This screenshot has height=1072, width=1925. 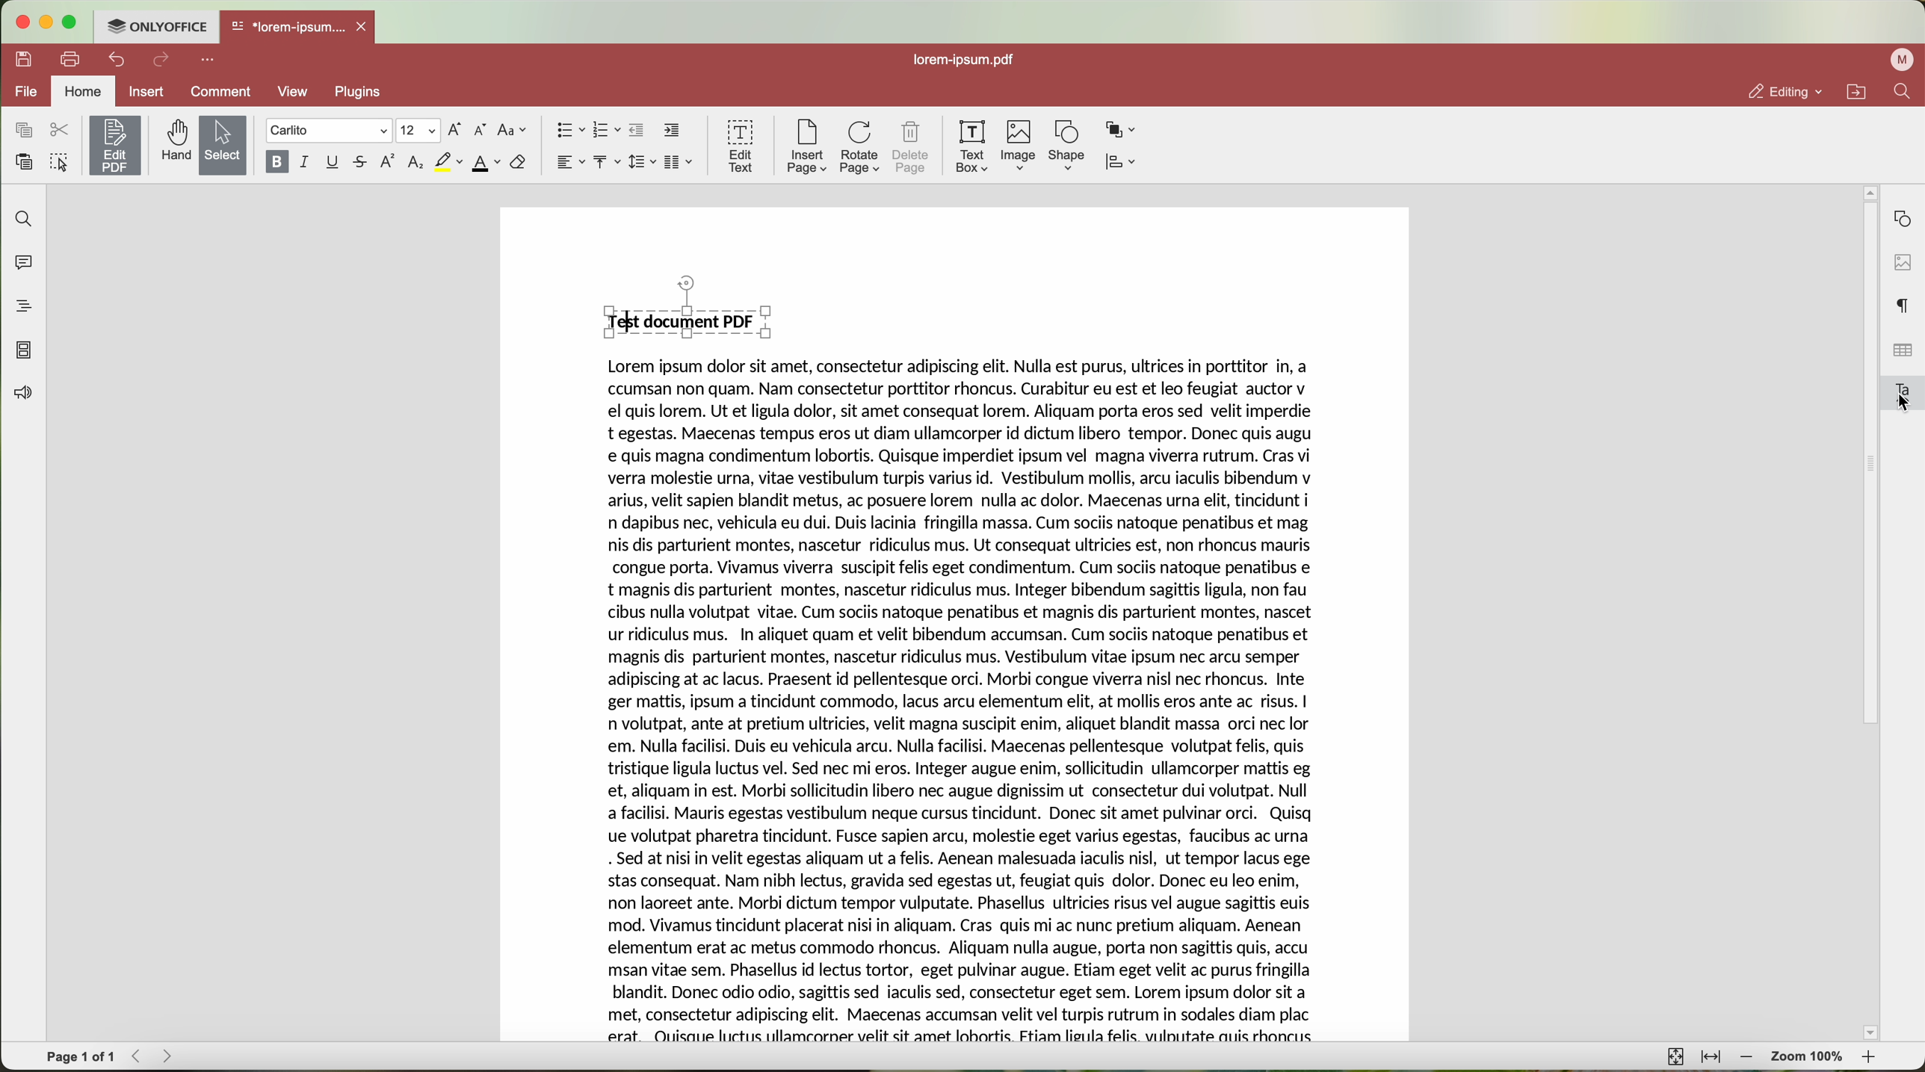 What do you see at coordinates (1122, 131) in the screenshot?
I see `arrange shape` at bounding box center [1122, 131].